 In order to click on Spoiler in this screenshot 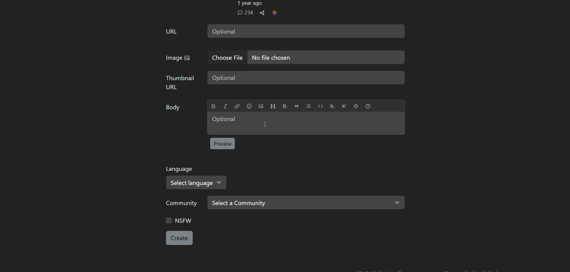, I will do `click(356, 106)`.